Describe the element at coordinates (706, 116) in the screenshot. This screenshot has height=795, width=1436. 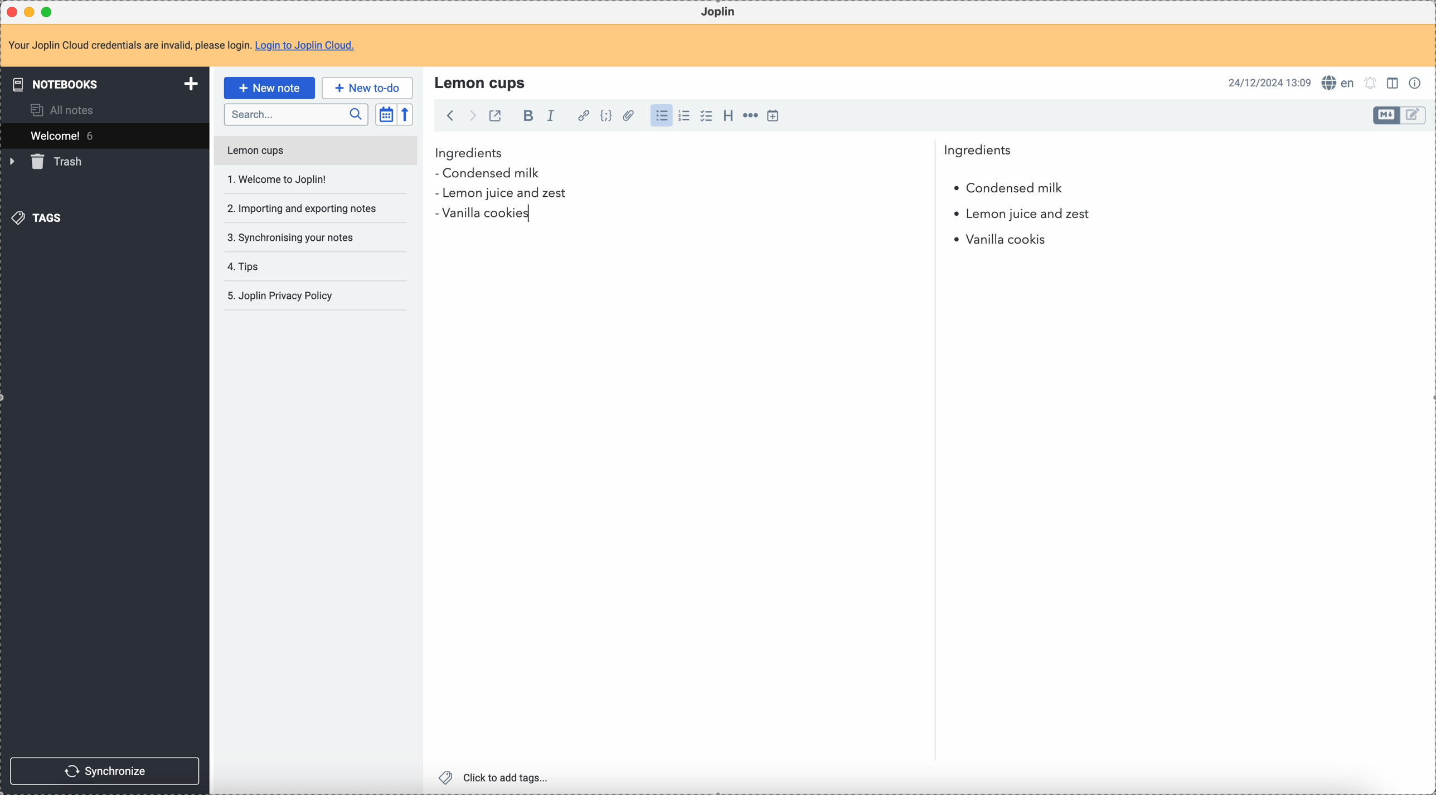
I see `check list` at that location.